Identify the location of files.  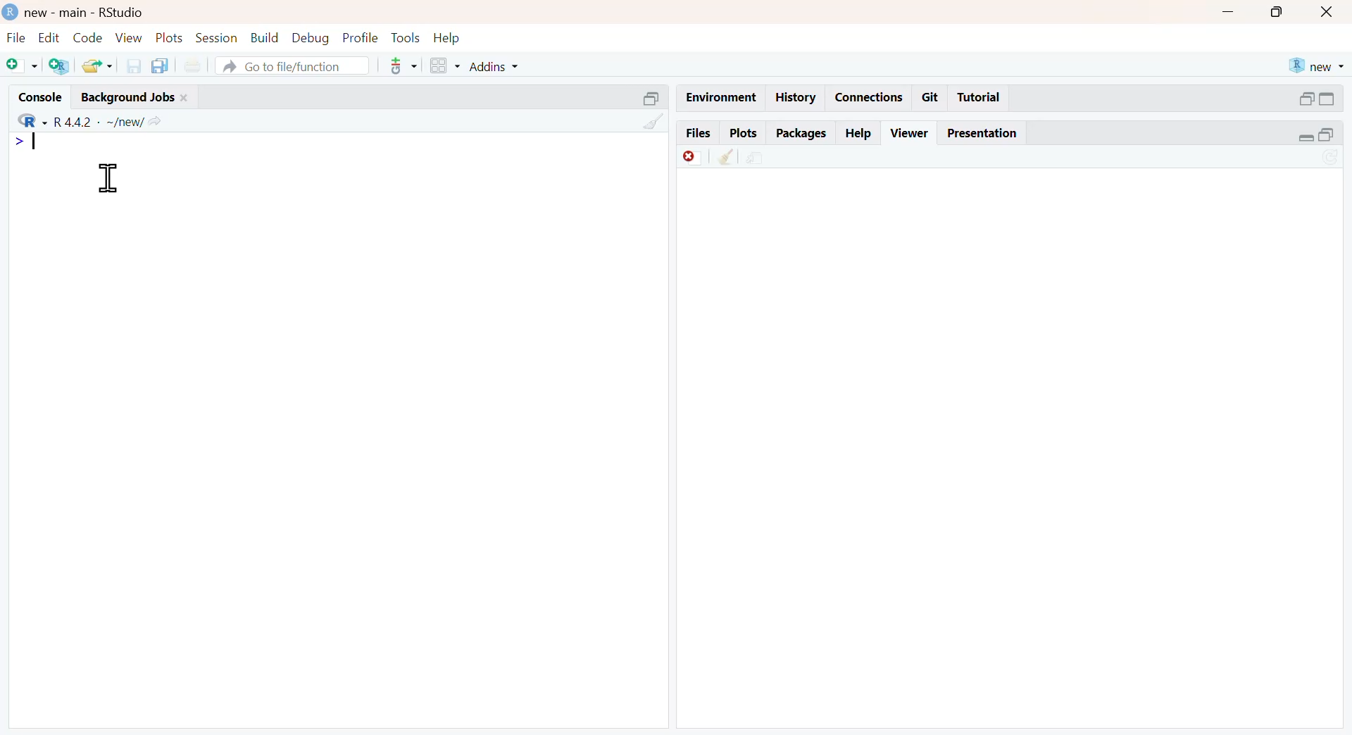
(699, 131).